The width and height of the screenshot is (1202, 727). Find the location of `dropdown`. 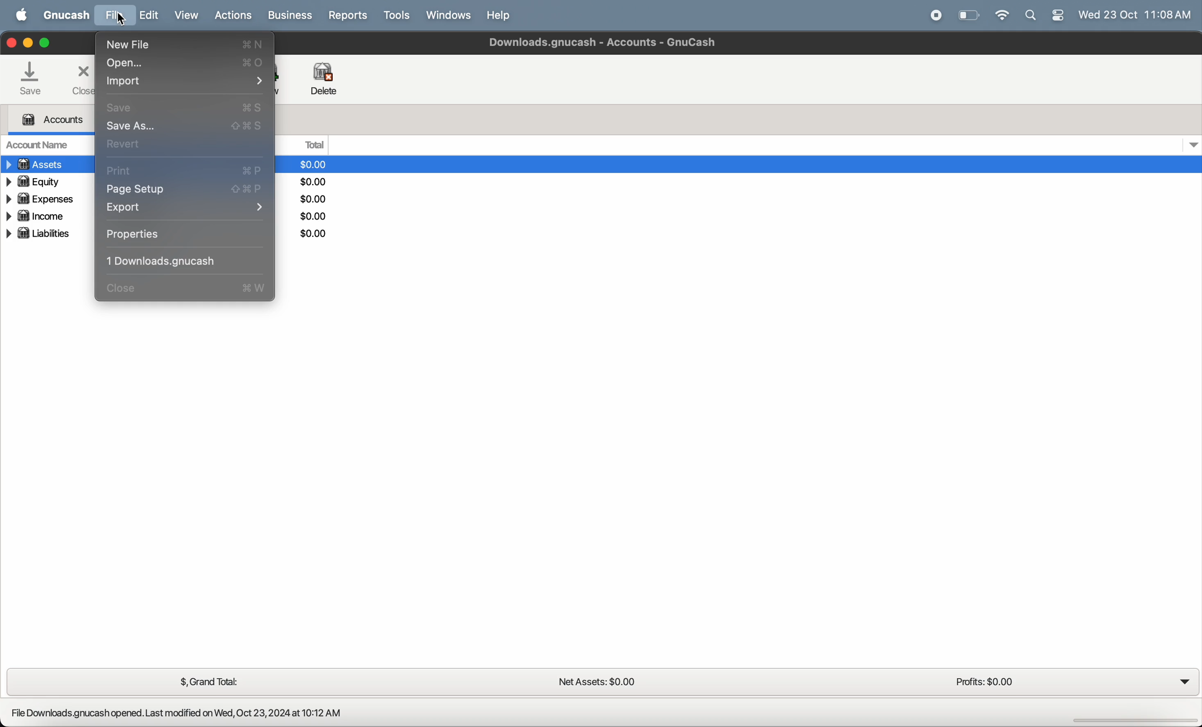

dropdown is located at coordinates (1192, 143).